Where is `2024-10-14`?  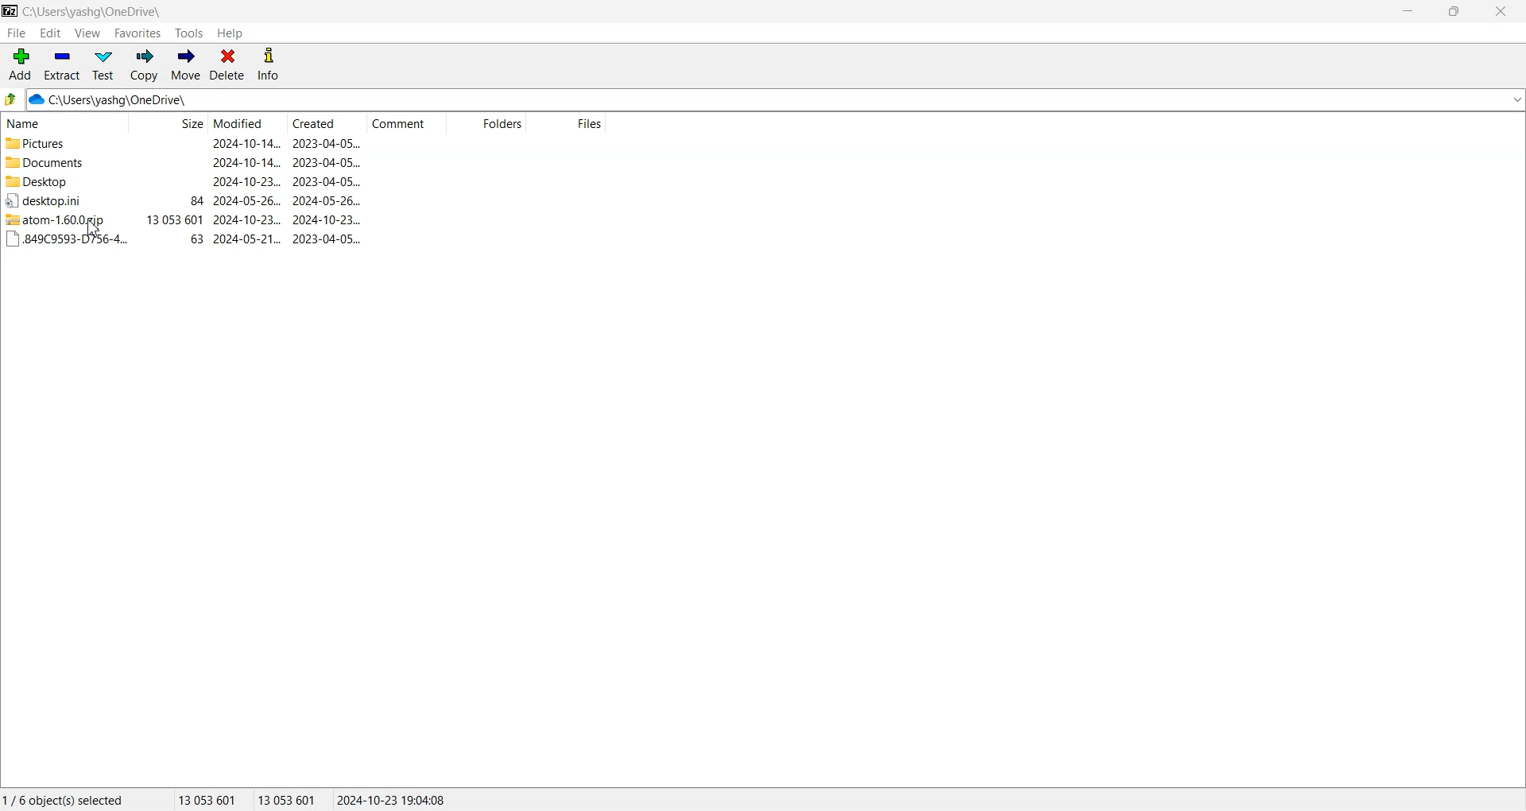 2024-10-14 is located at coordinates (246, 161).